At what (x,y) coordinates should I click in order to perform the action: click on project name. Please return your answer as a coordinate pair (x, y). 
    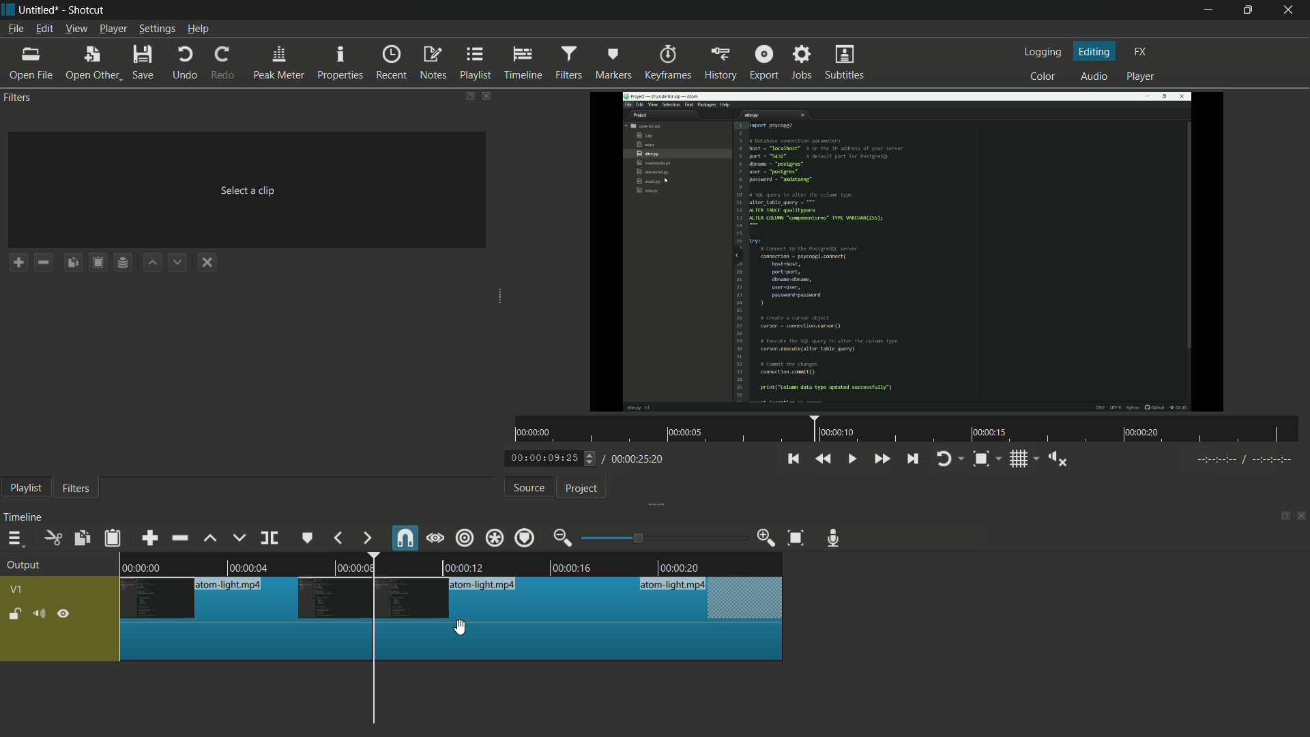
    Looking at the image, I should click on (42, 10).